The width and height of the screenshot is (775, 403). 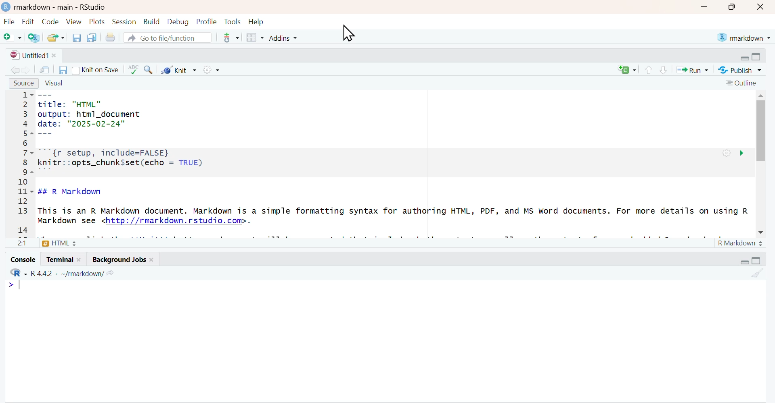 What do you see at coordinates (25, 163) in the screenshot?
I see `Line numbers` at bounding box center [25, 163].